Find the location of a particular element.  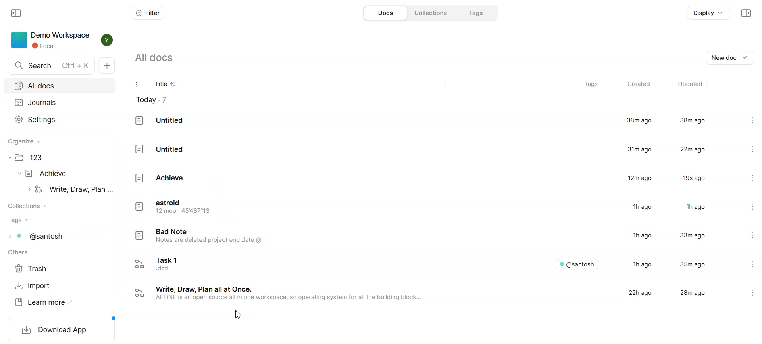

Display is located at coordinates (709, 13).